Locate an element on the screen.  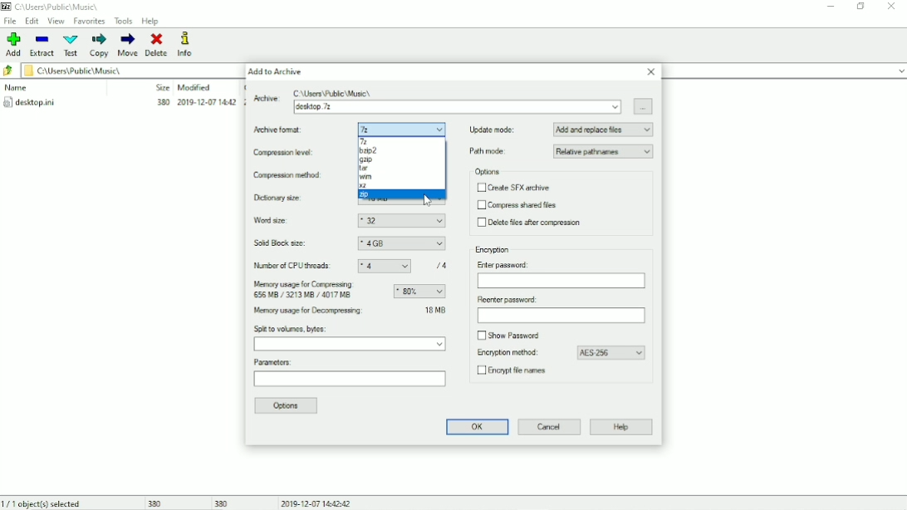
Help is located at coordinates (150, 22).